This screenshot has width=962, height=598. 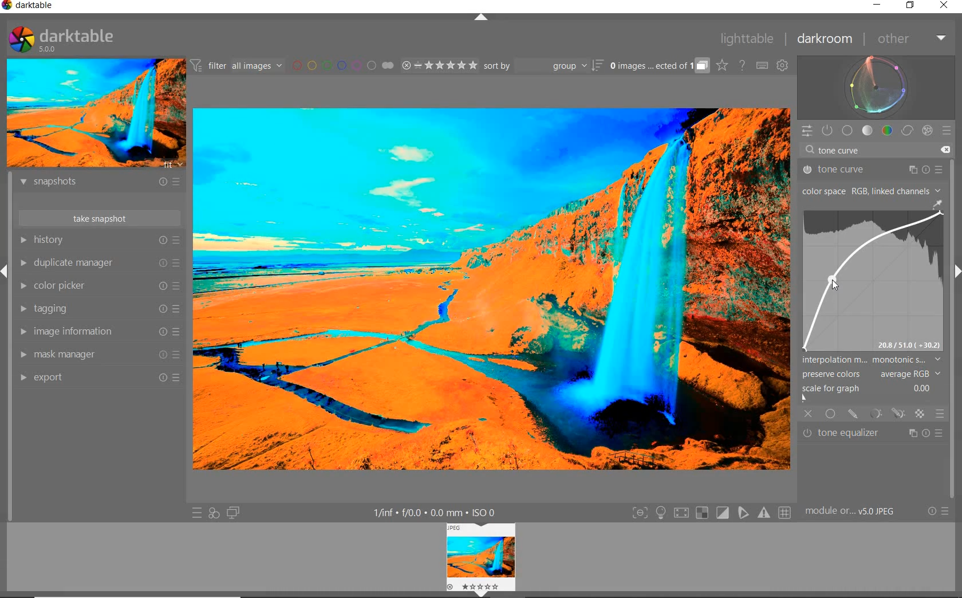 I want to click on effect, so click(x=925, y=130).